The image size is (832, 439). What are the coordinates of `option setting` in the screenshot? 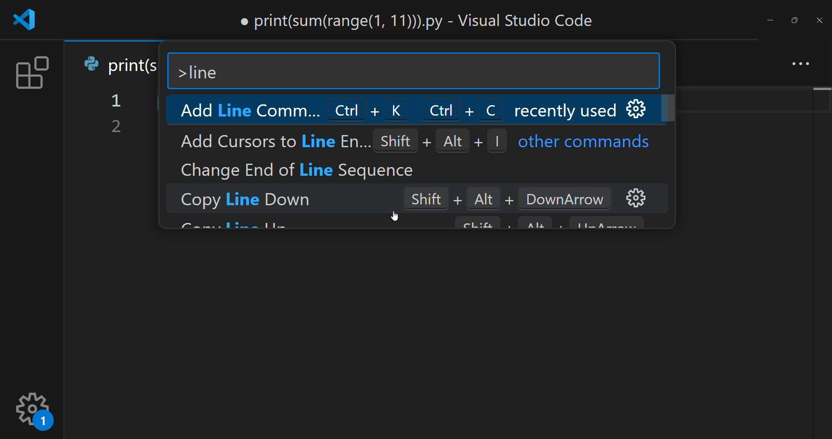 It's located at (641, 108).